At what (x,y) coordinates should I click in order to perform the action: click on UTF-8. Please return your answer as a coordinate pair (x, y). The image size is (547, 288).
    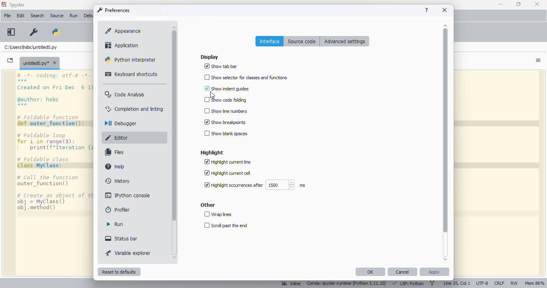
    Looking at the image, I should click on (483, 283).